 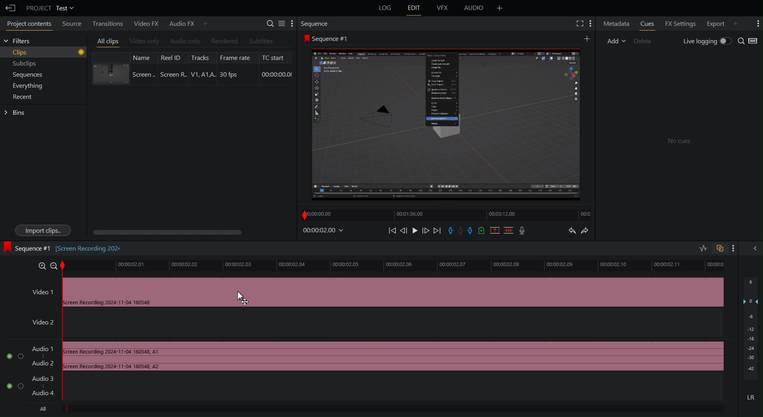 I want to click on Project Test, so click(x=50, y=8).